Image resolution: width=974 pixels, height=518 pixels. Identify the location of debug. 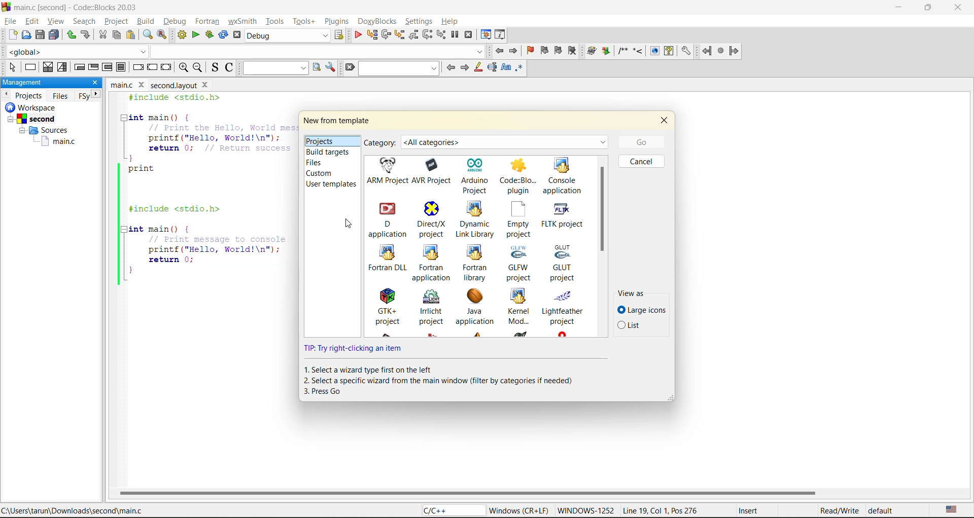
(175, 21).